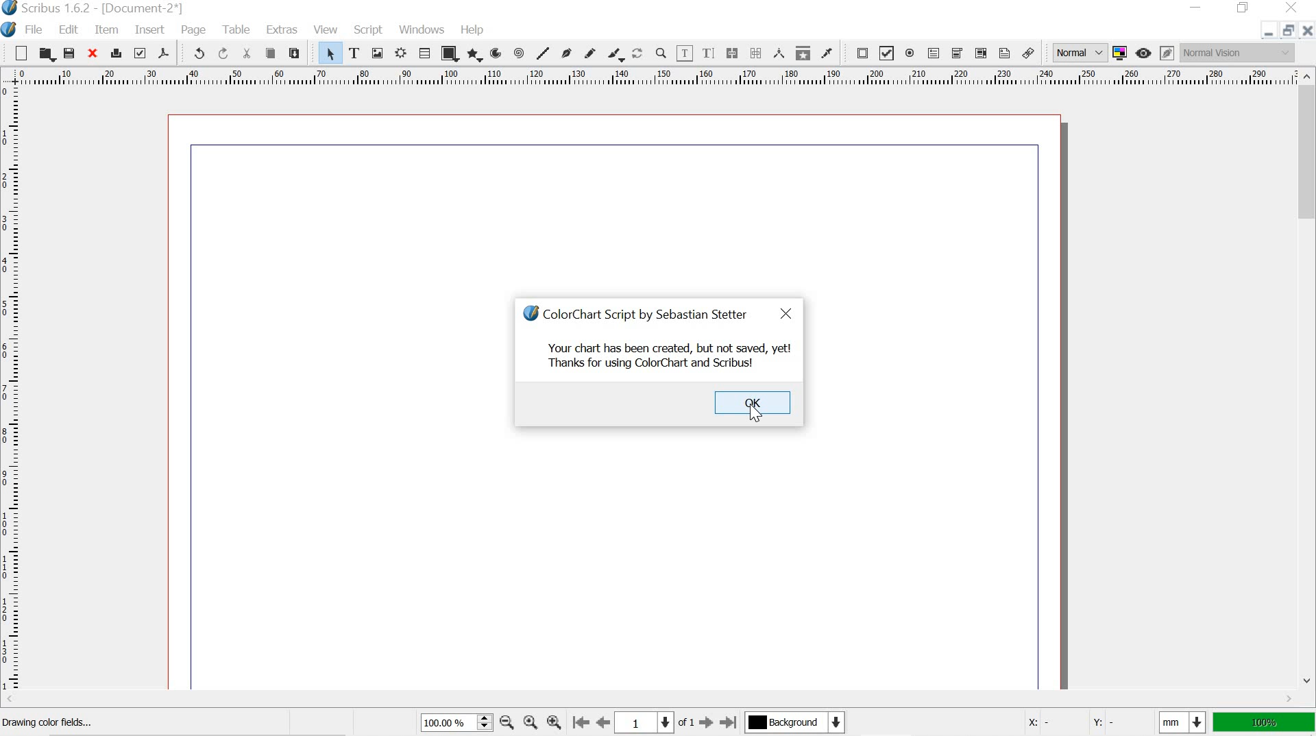  I want to click on Help, so click(474, 29).